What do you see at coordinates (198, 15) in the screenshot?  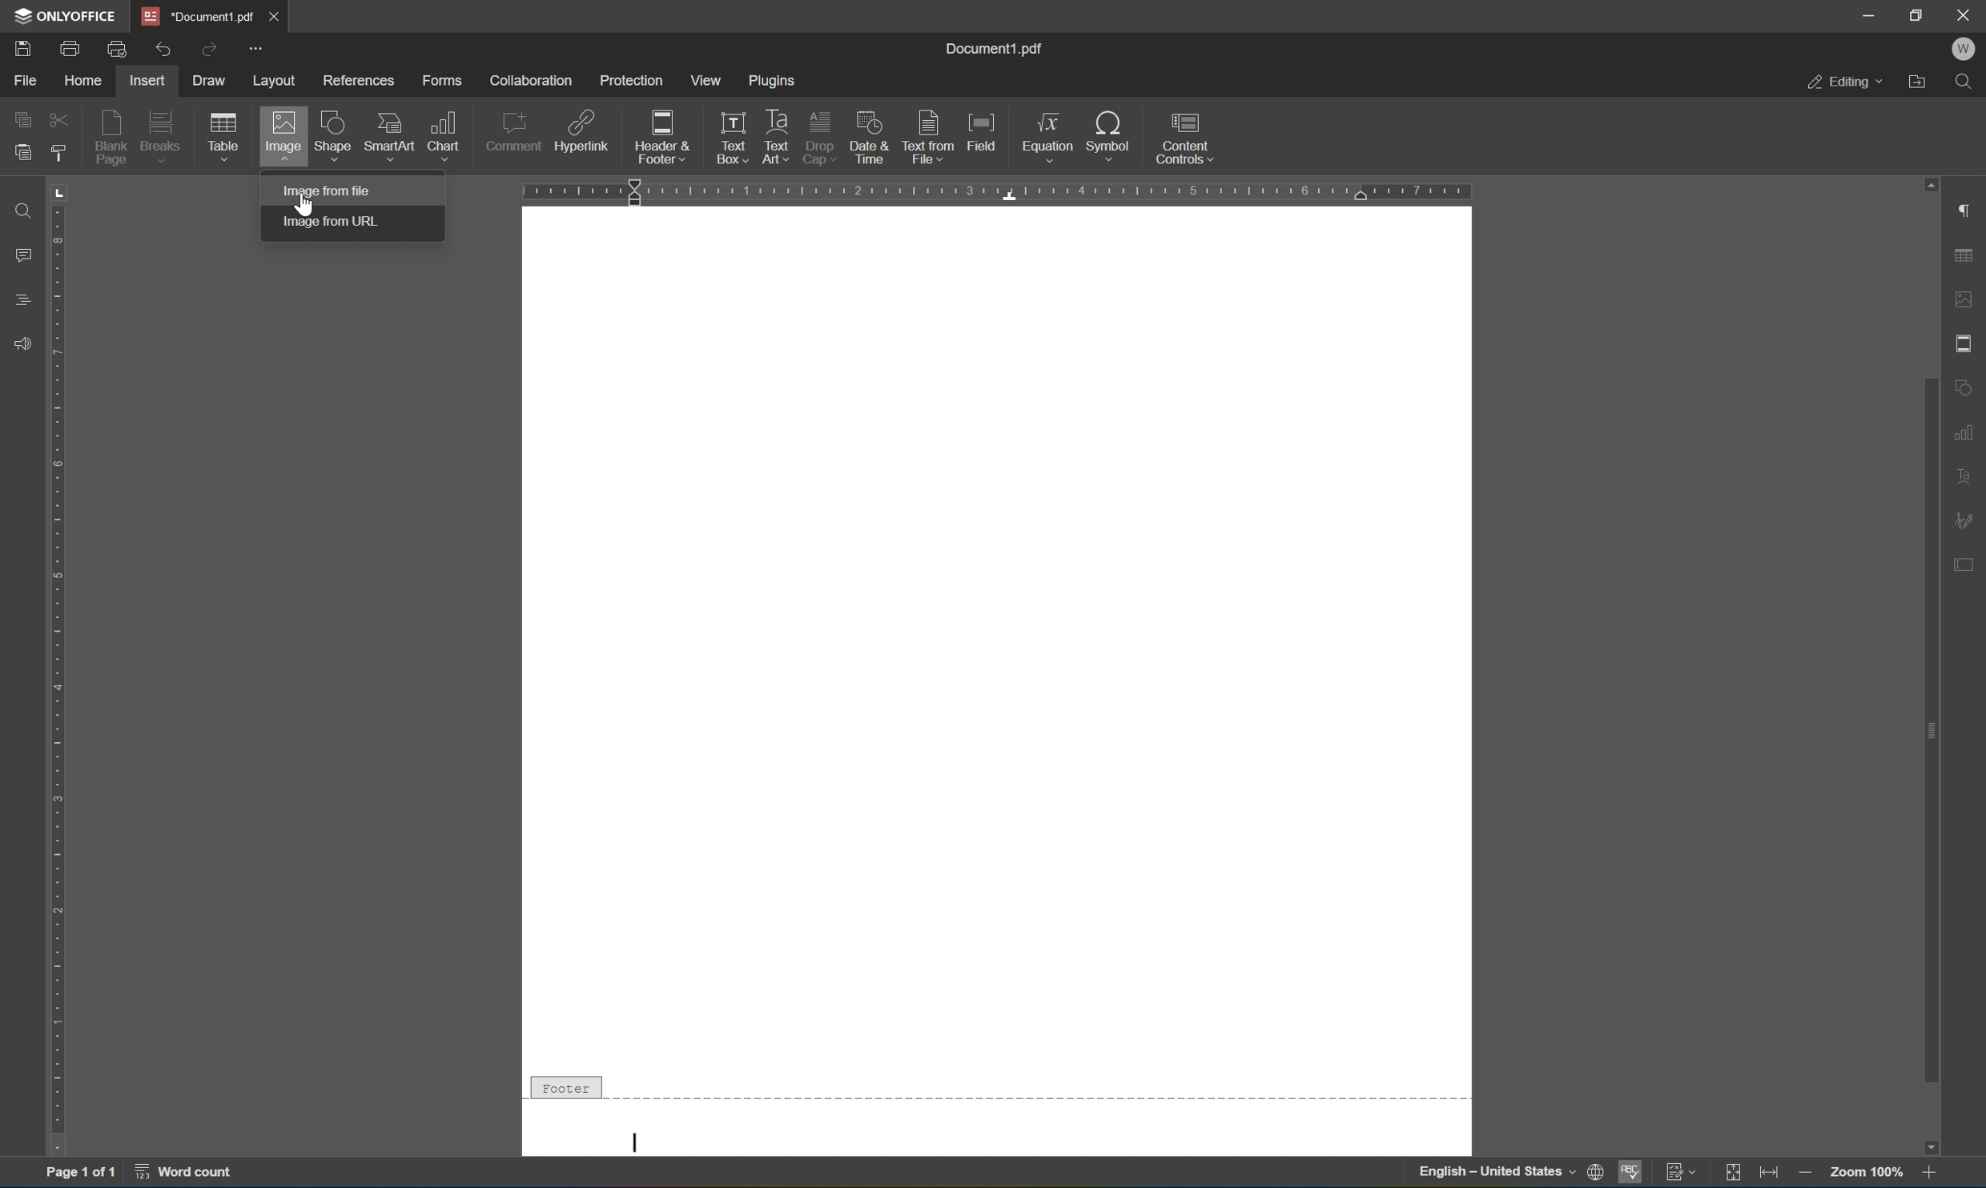 I see `document.pdf` at bounding box center [198, 15].